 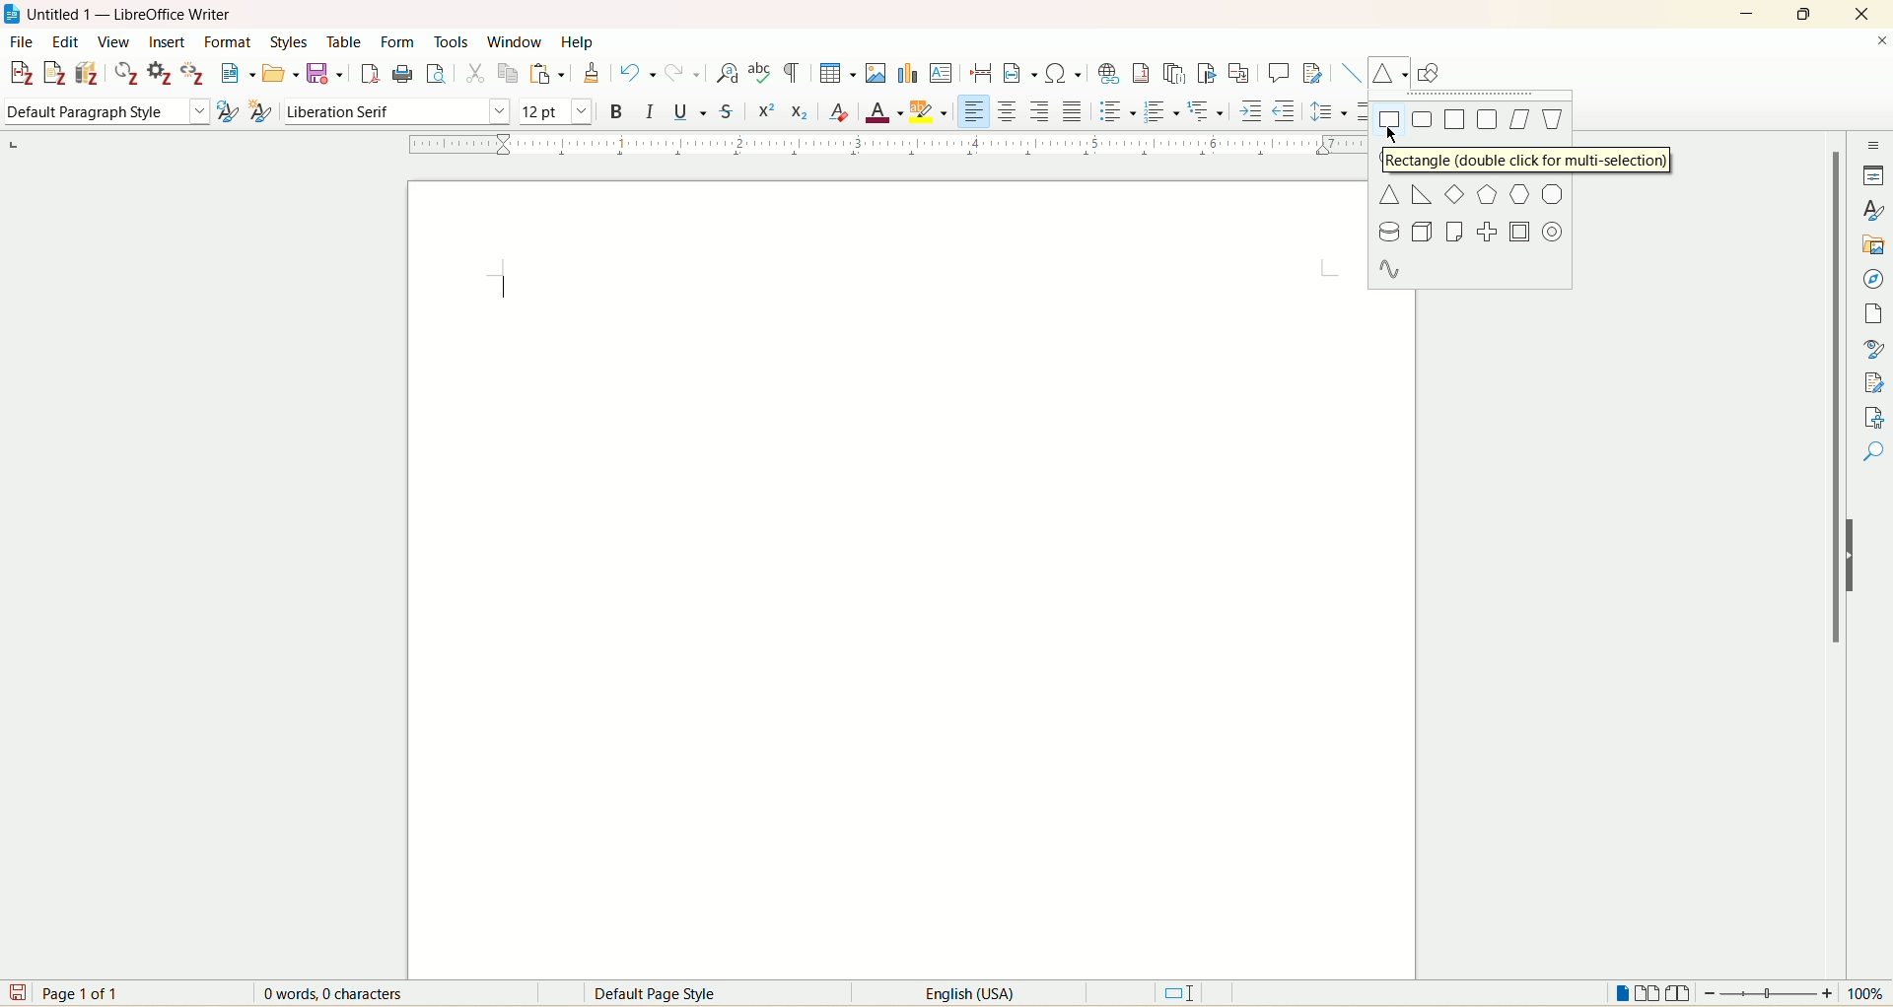 What do you see at coordinates (1312, 72) in the screenshot?
I see `track changes` at bounding box center [1312, 72].